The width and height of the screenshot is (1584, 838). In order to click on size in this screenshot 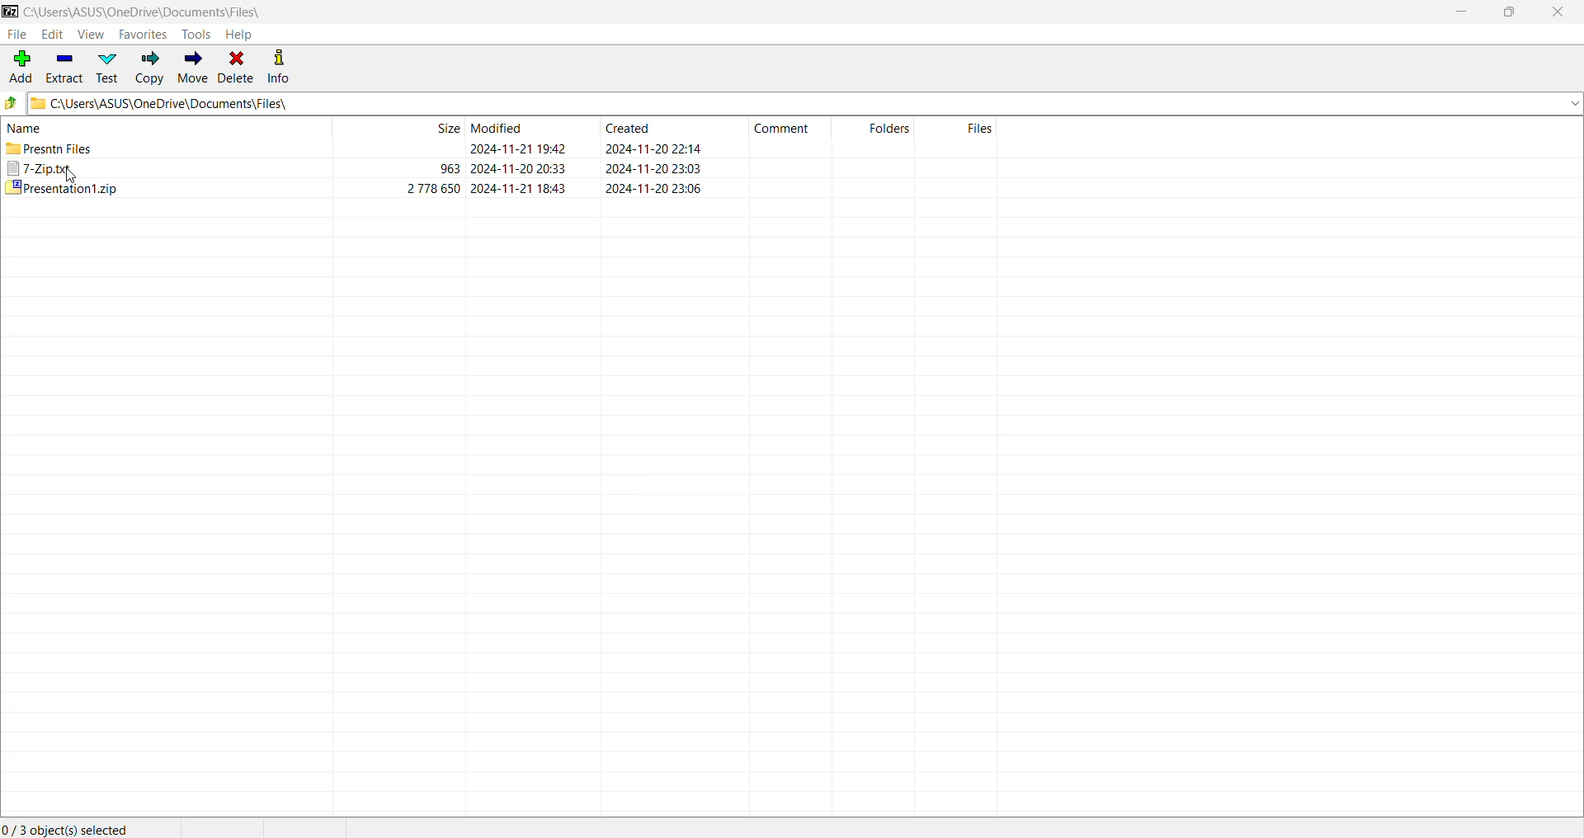, I will do `click(448, 128)`.